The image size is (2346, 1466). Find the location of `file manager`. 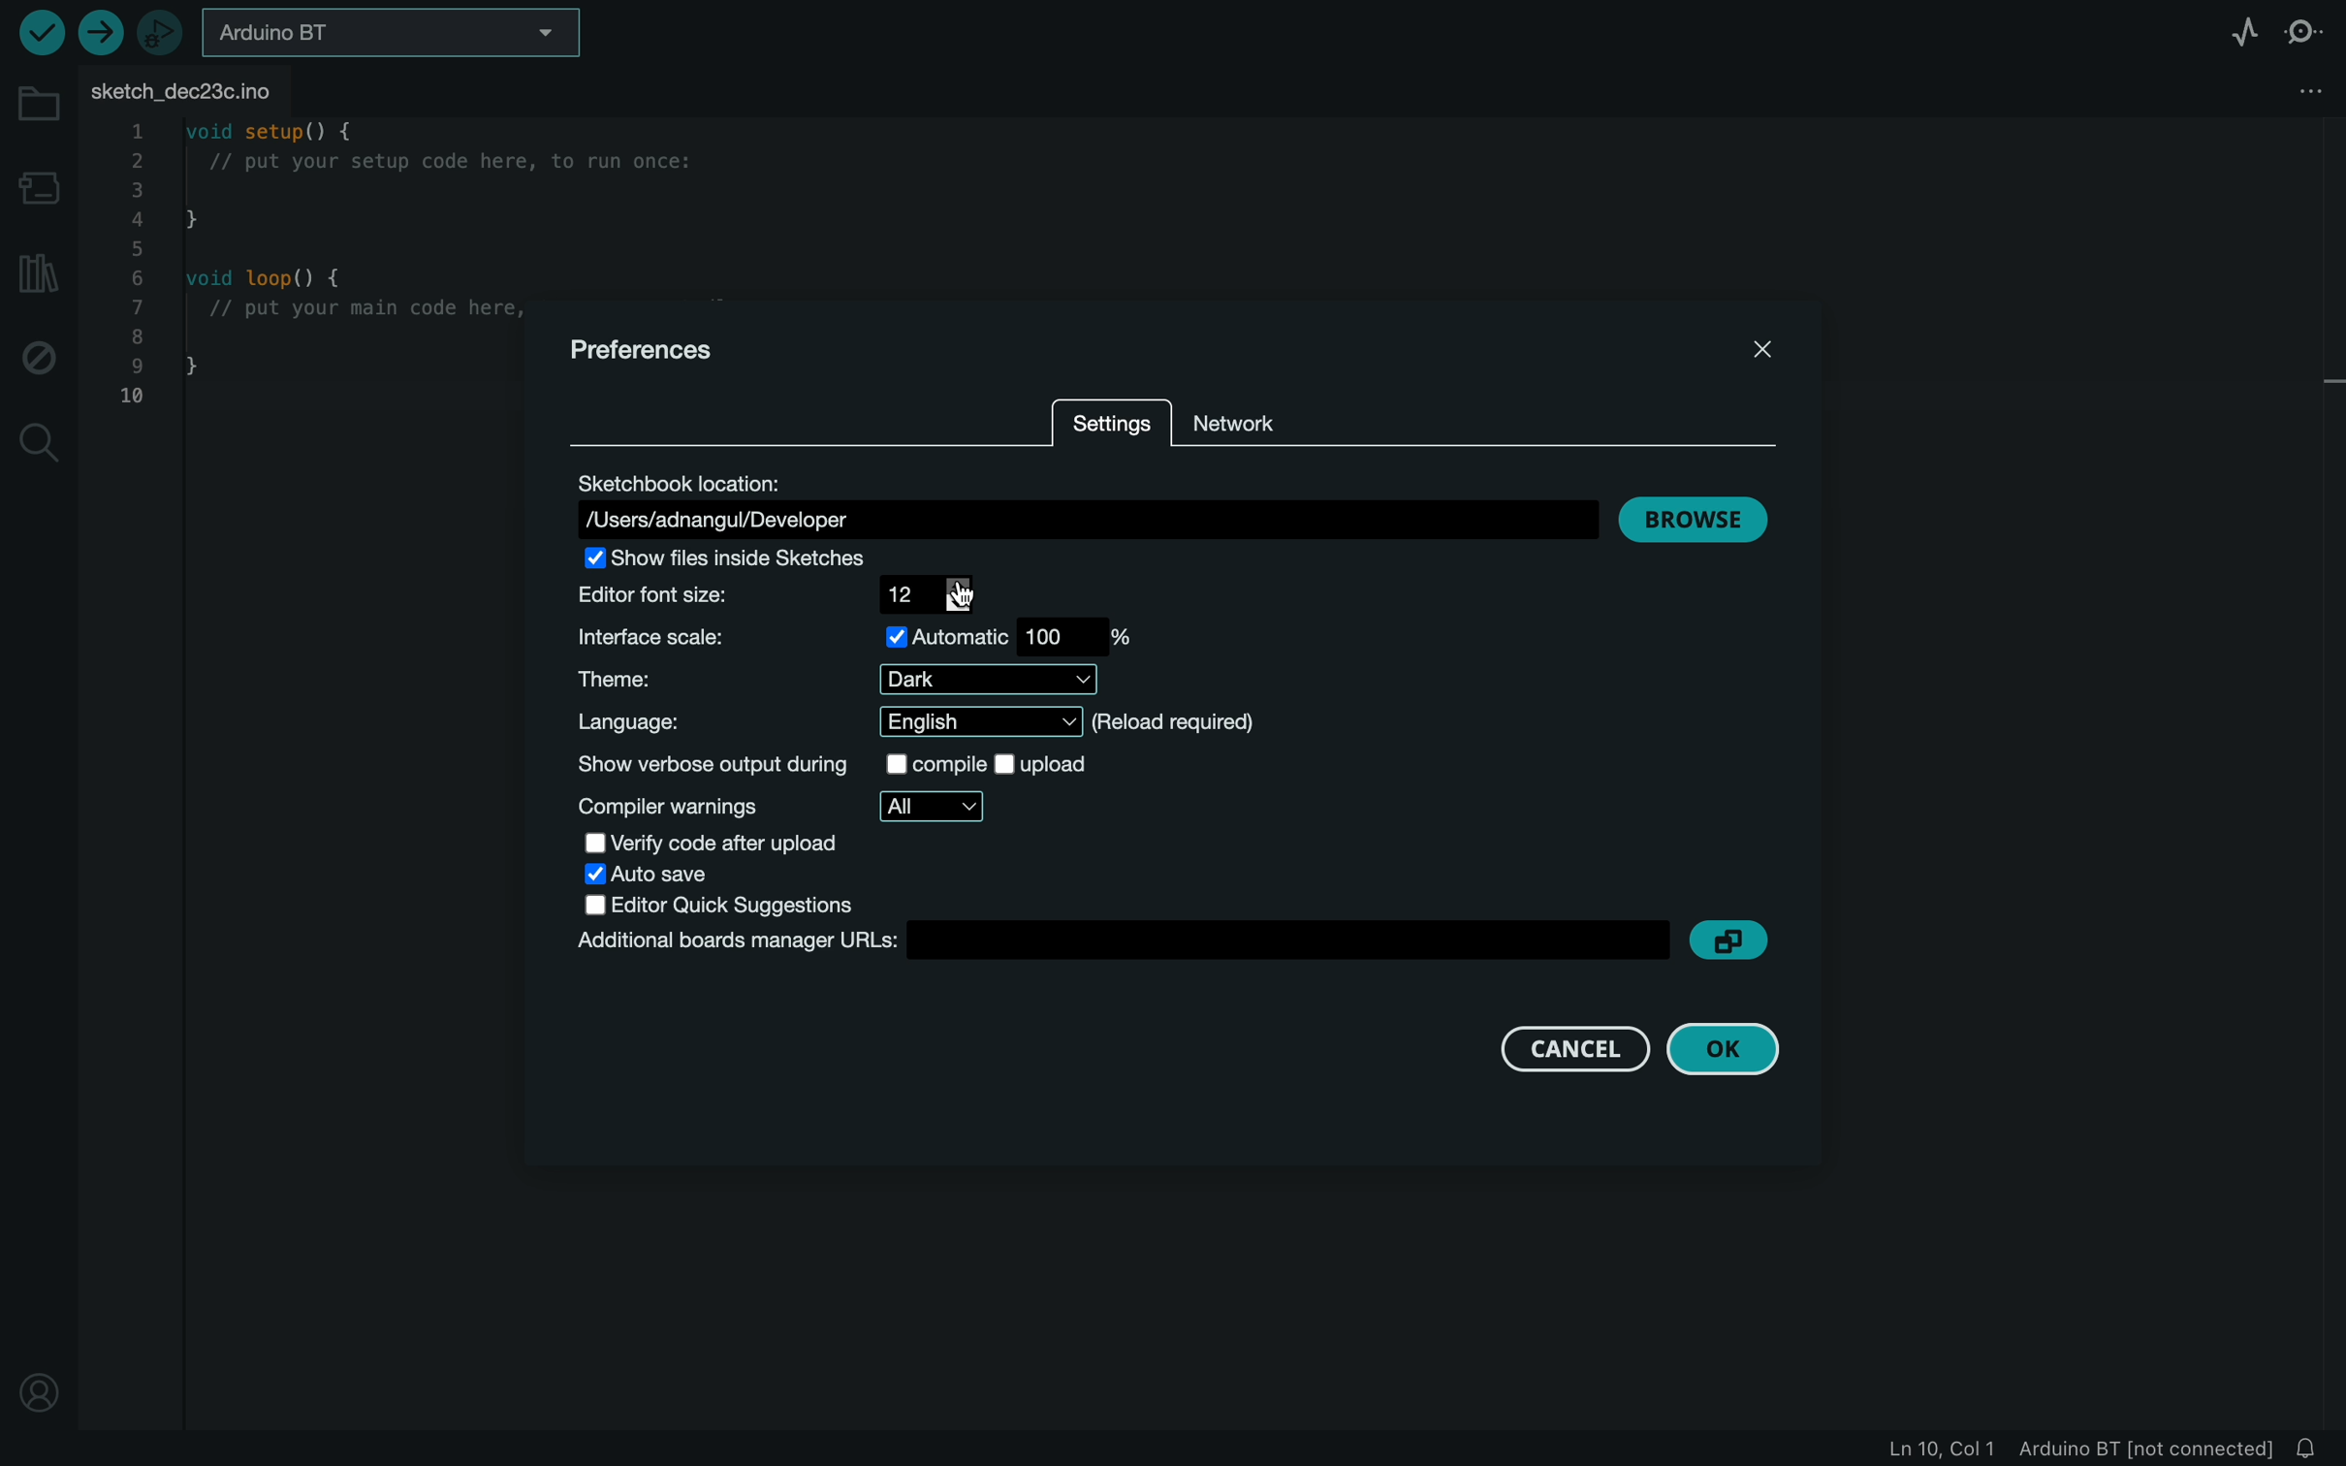

file manager is located at coordinates (2301, 89).